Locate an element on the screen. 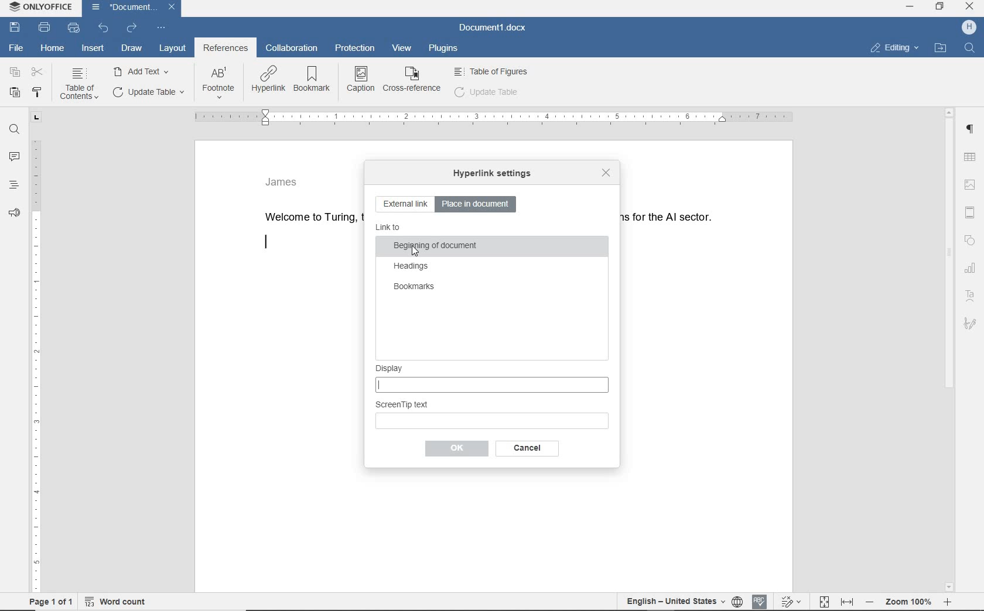 This screenshot has height=611, width=984. draw is located at coordinates (132, 49).